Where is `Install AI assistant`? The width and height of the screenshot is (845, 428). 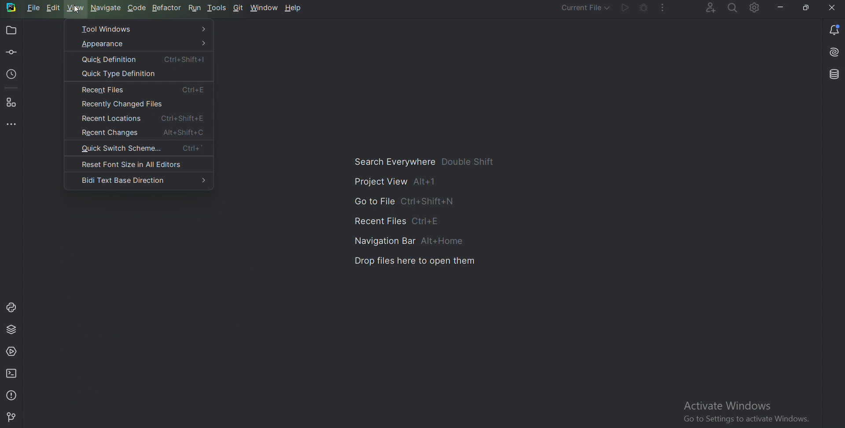 Install AI assistant is located at coordinates (830, 52).